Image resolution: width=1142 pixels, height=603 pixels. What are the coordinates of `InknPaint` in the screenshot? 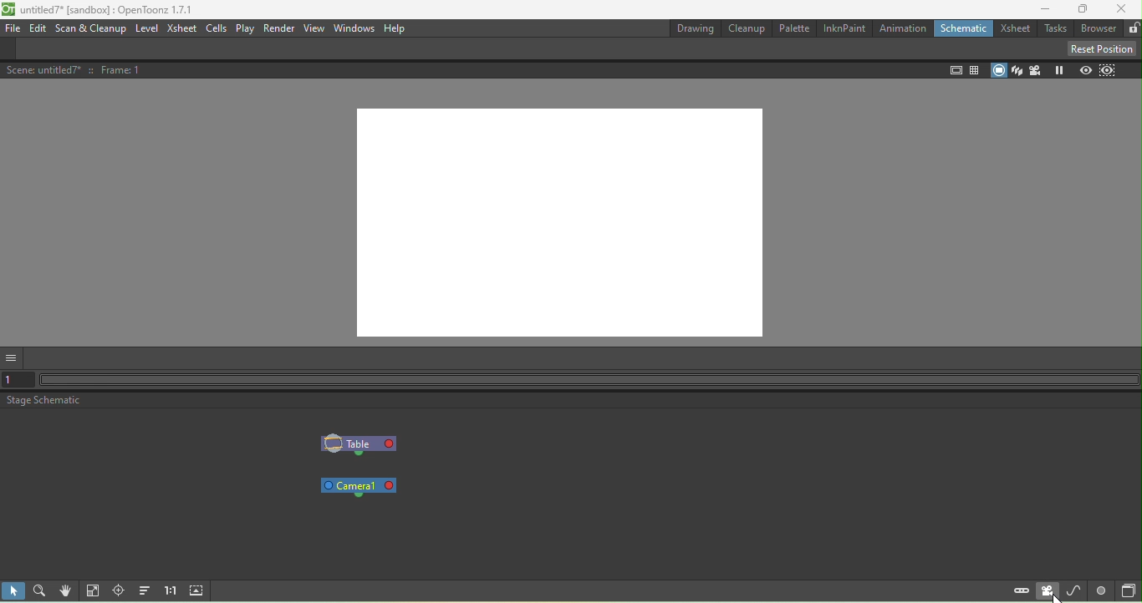 It's located at (844, 29).